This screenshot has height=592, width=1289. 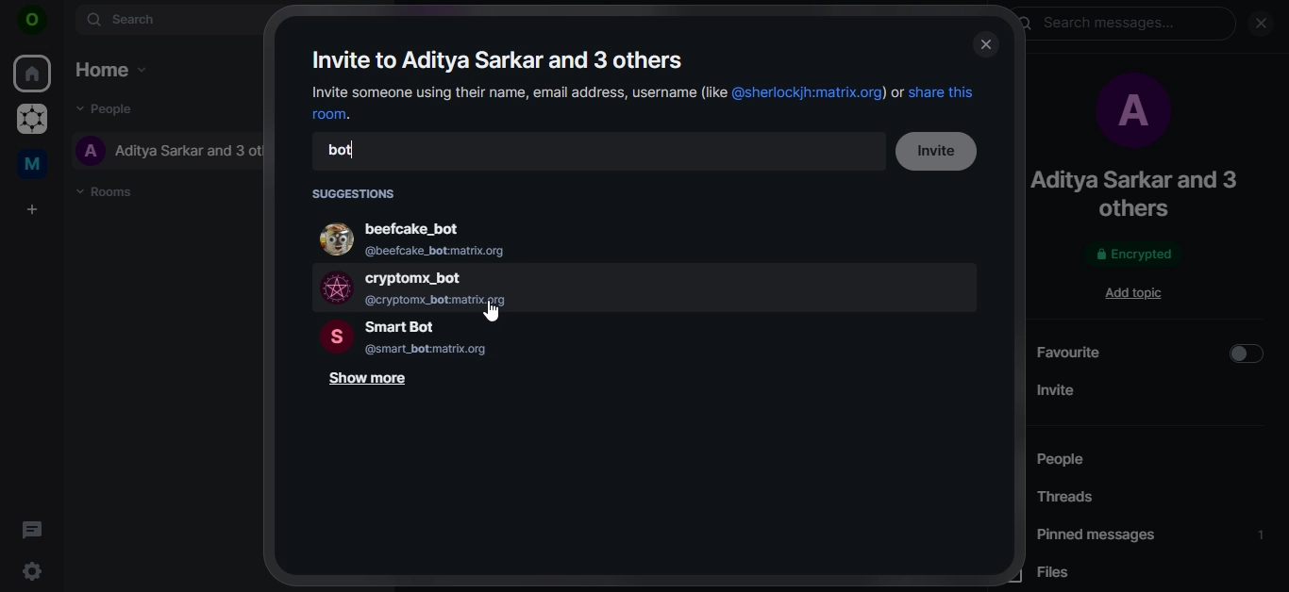 I want to click on invite, so click(x=942, y=152).